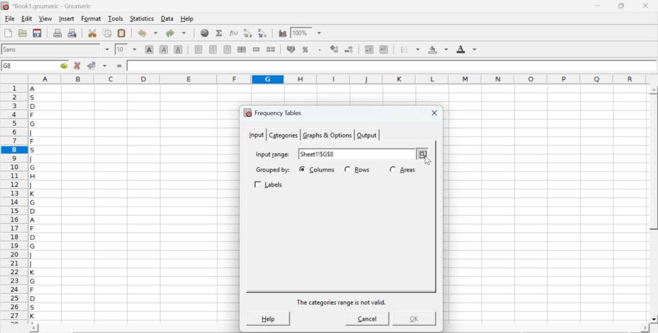  Describe the element at coordinates (92, 18) in the screenshot. I see `format` at that location.